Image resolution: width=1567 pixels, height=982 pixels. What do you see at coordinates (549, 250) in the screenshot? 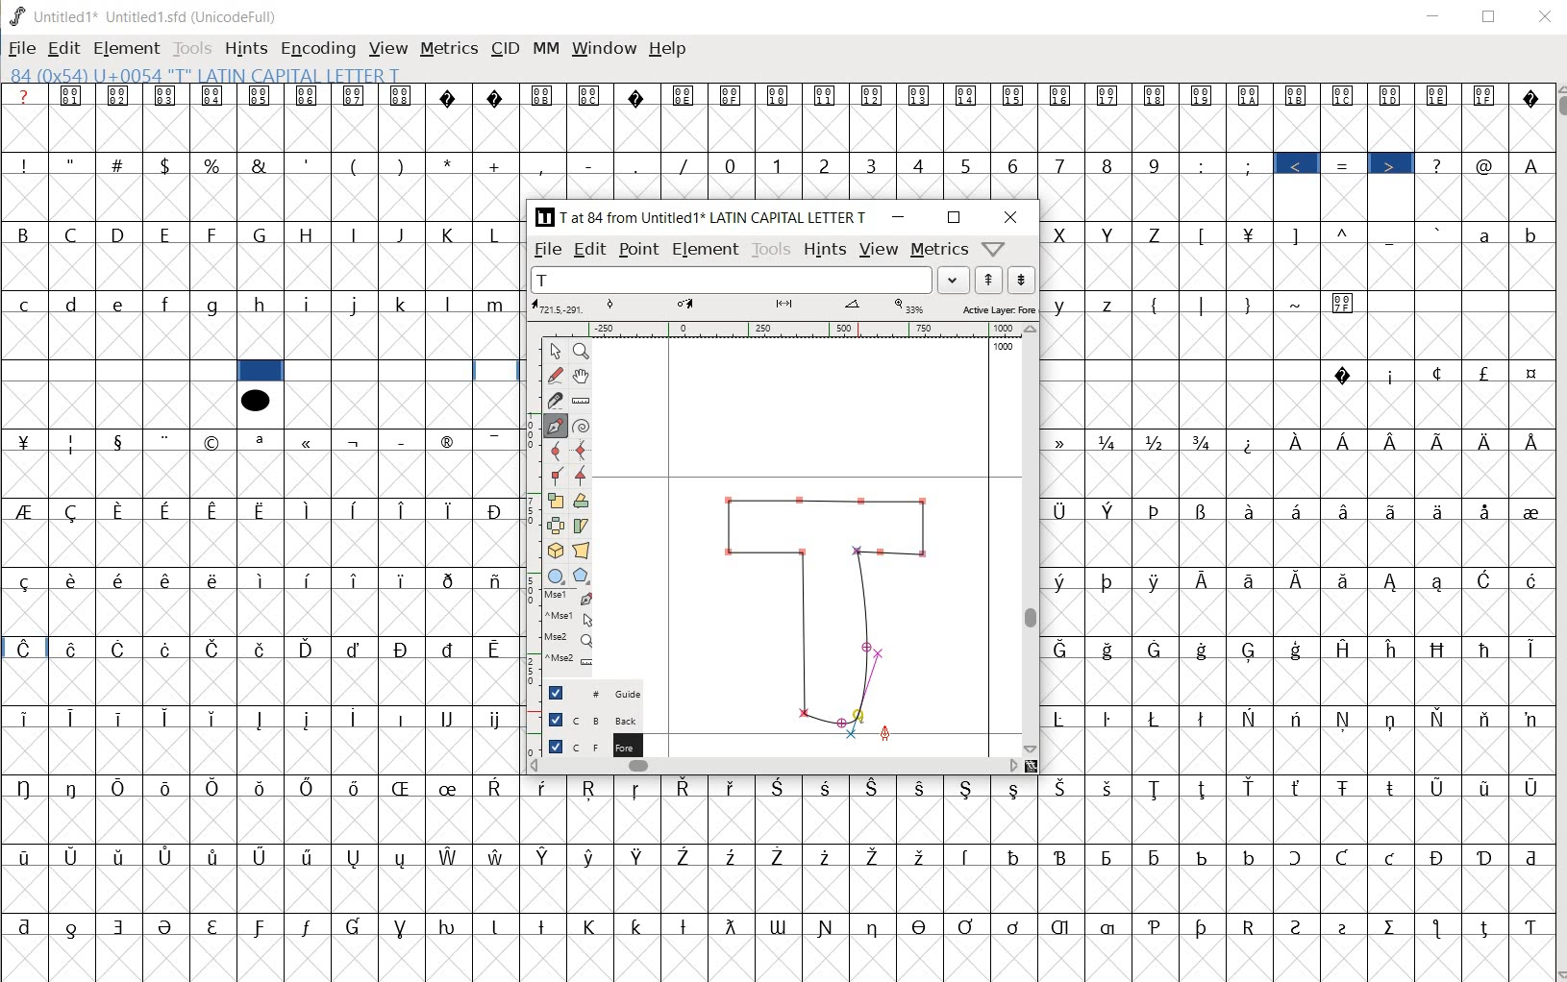
I see `file` at bounding box center [549, 250].